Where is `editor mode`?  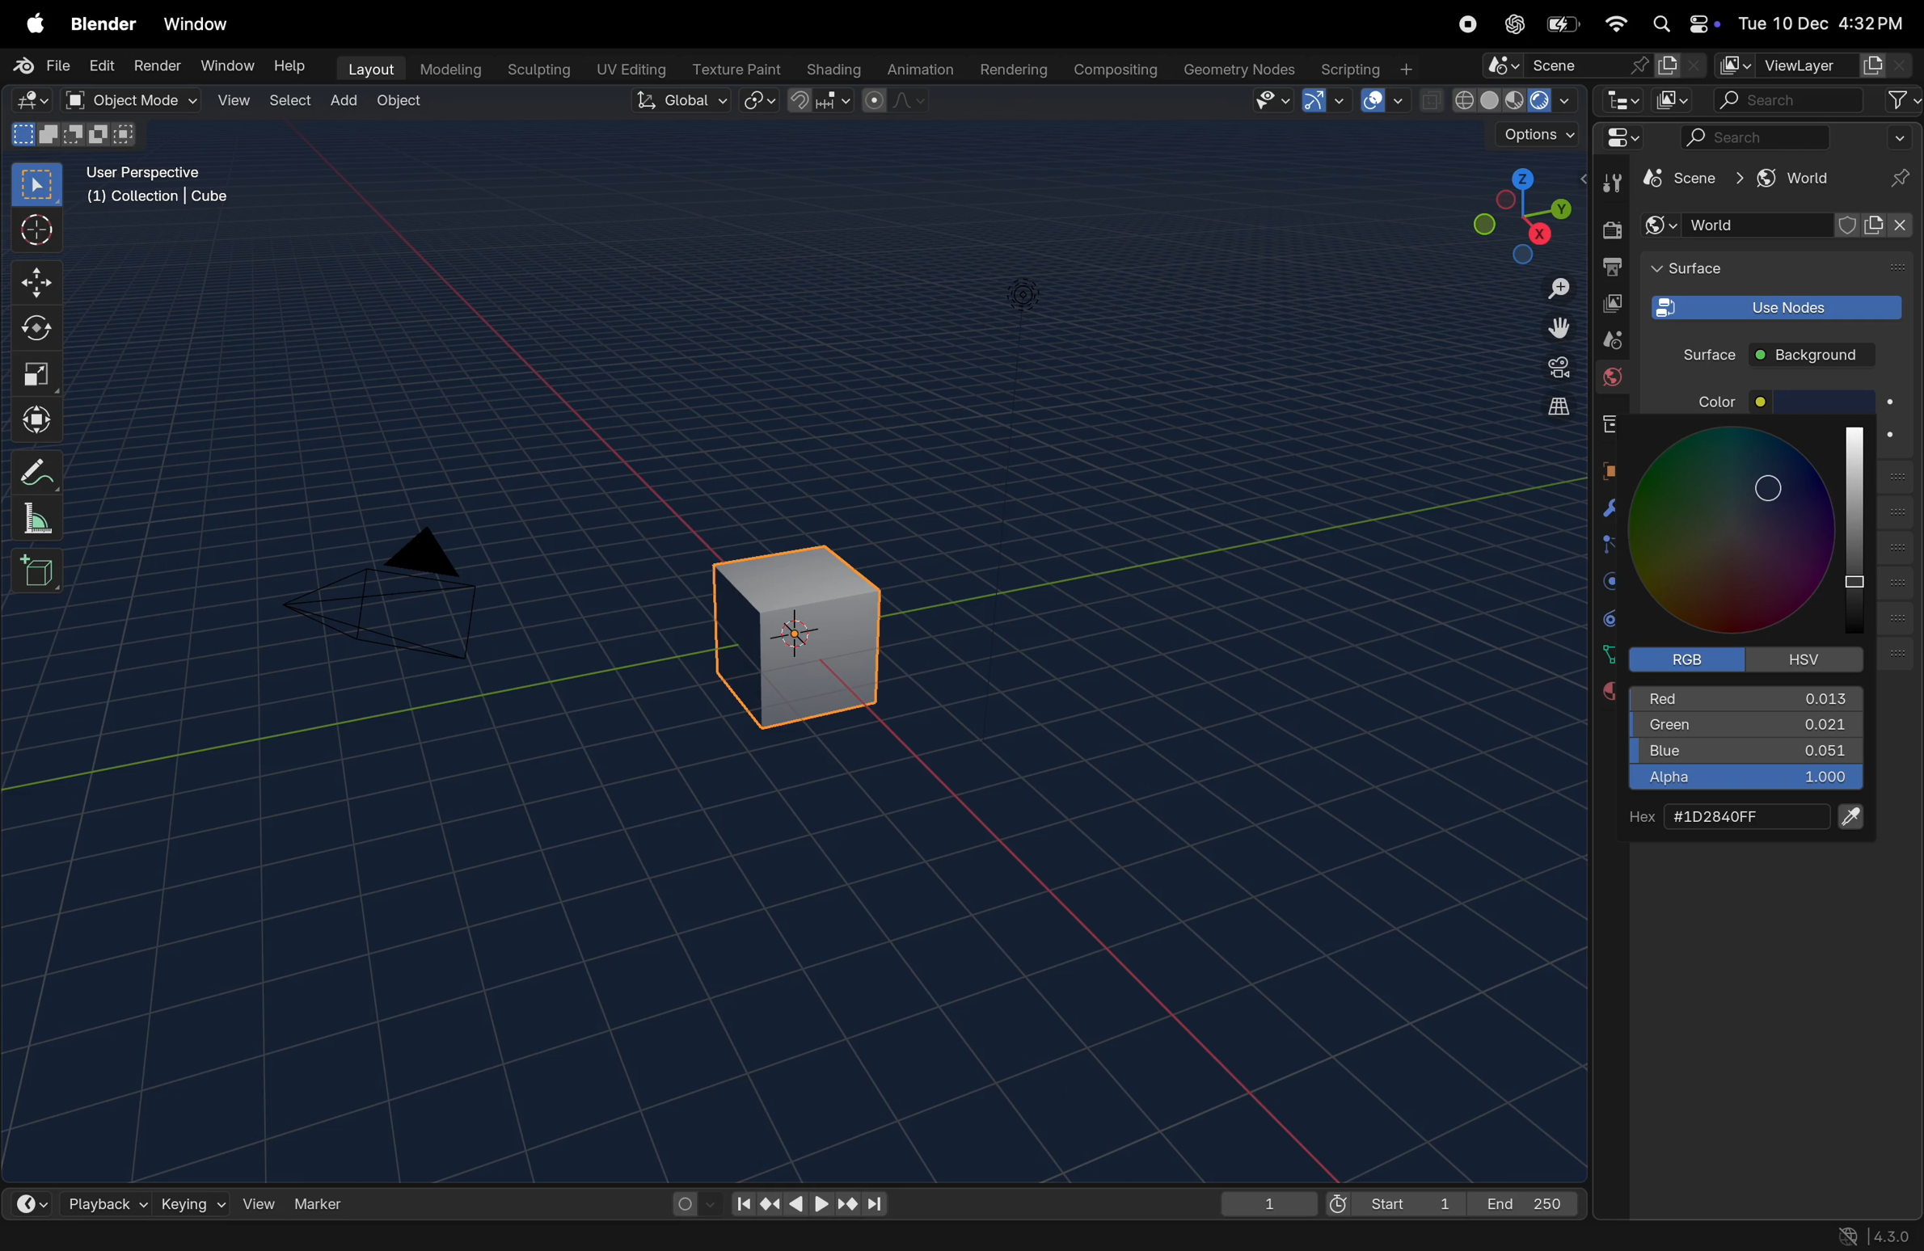 editor mode is located at coordinates (1618, 99).